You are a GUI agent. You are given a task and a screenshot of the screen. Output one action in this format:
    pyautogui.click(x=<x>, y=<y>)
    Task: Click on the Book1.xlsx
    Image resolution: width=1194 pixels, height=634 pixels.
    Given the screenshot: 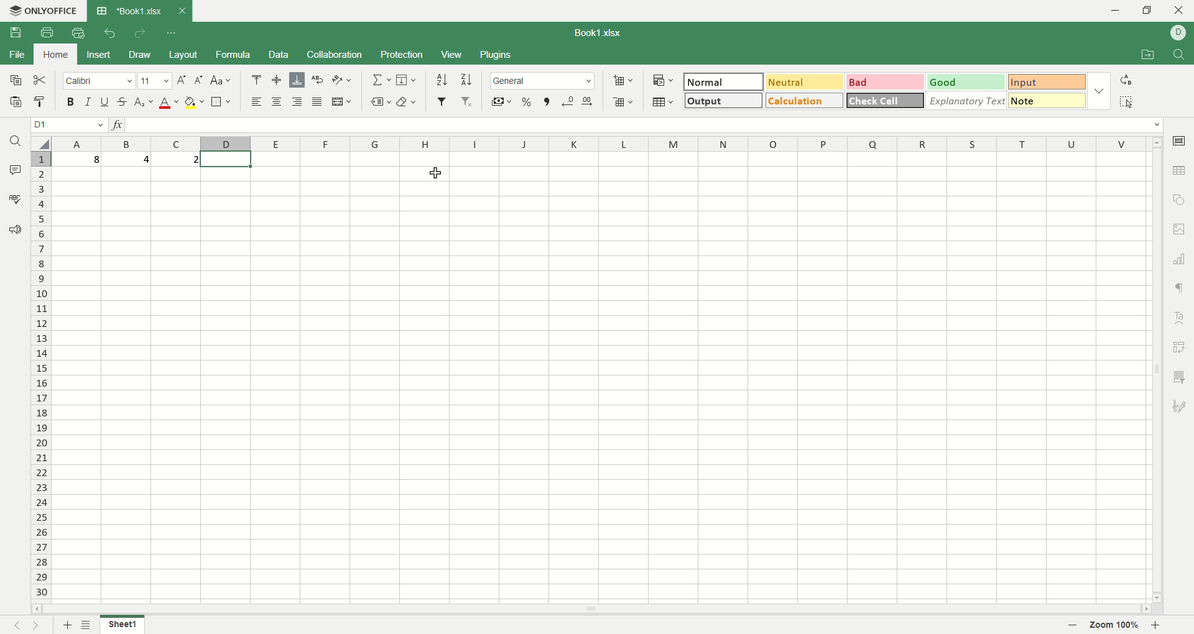 What is the action you would take?
    pyautogui.click(x=127, y=10)
    